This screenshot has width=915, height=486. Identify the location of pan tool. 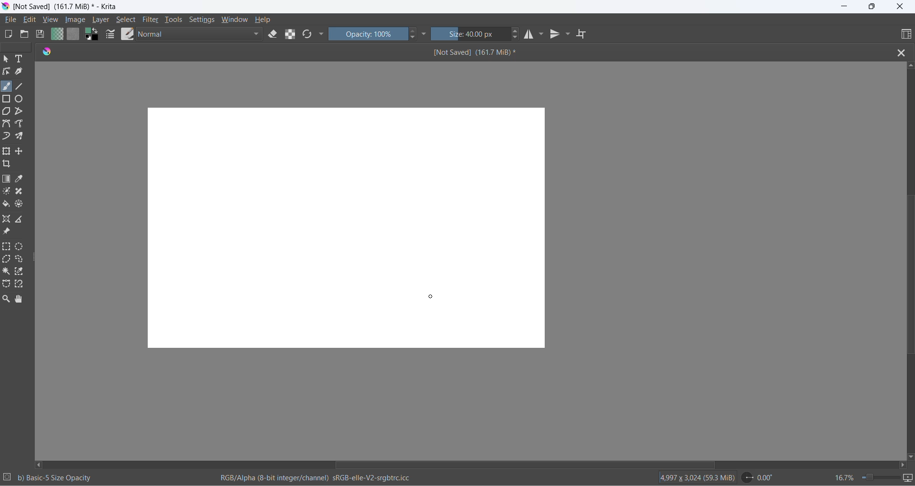
(19, 300).